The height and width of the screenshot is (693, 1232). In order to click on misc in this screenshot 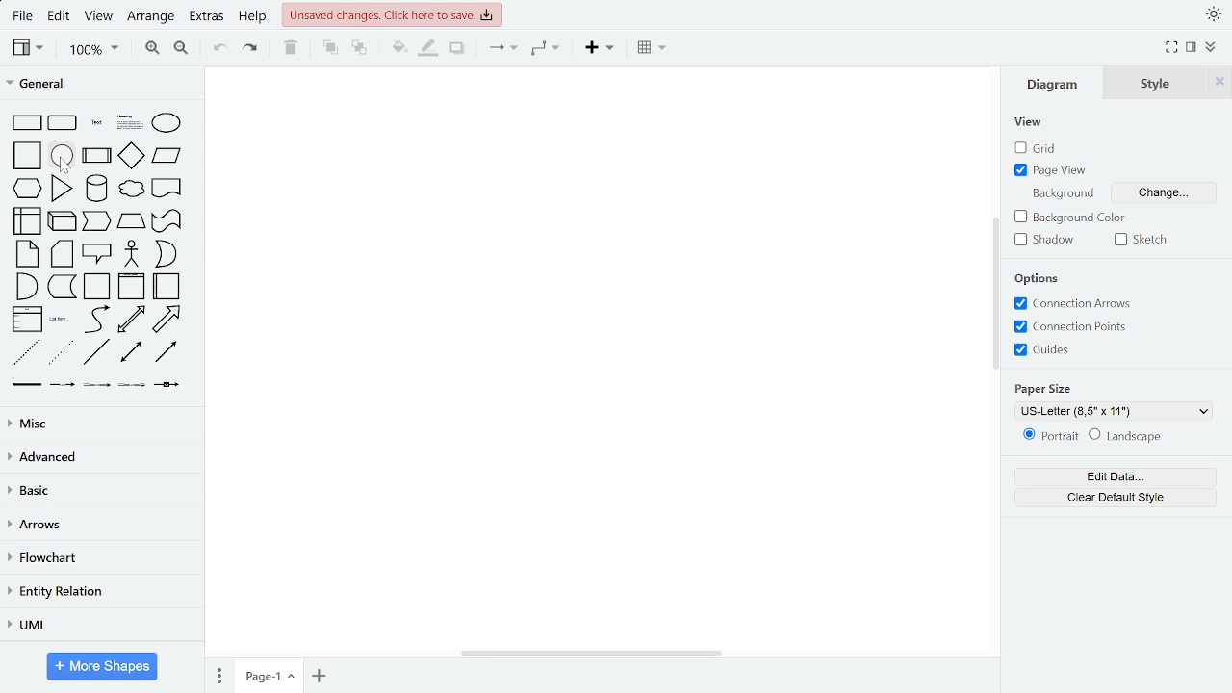, I will do `click(99, 424)`.